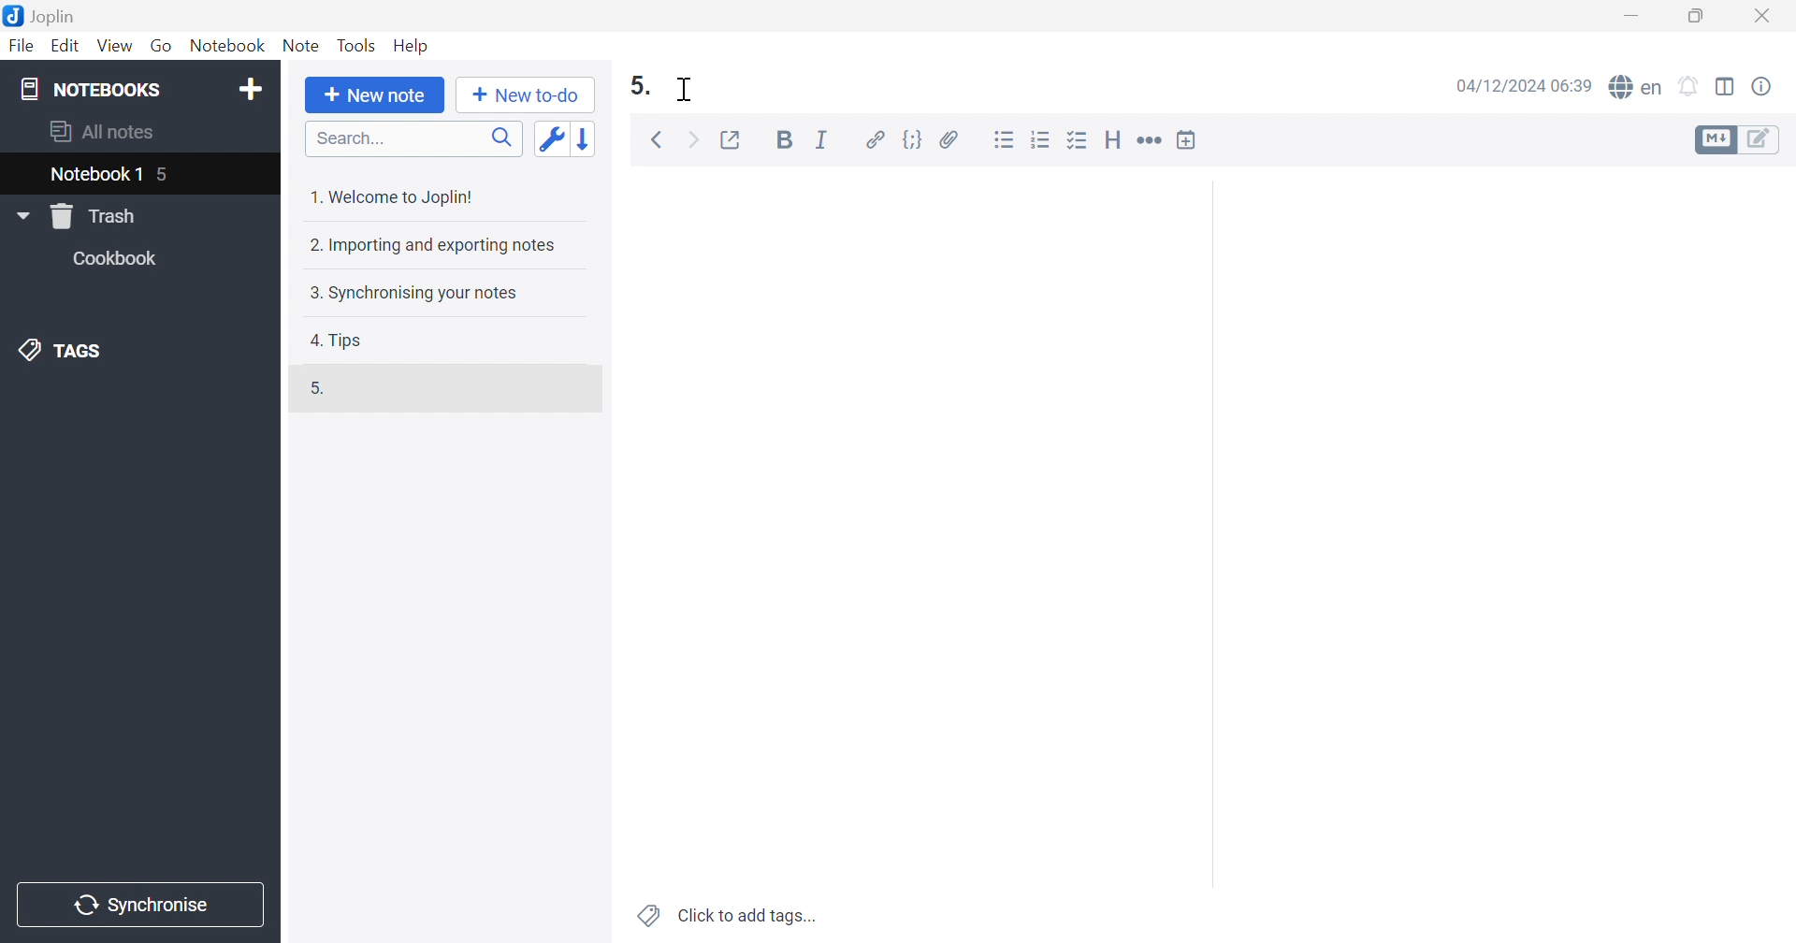 The width and height of the screenshot is (1796, 943). What do you see at coordinates (1192, 138) in the screenshot?
I see `Insert time` at bounding box center [1192, 138].